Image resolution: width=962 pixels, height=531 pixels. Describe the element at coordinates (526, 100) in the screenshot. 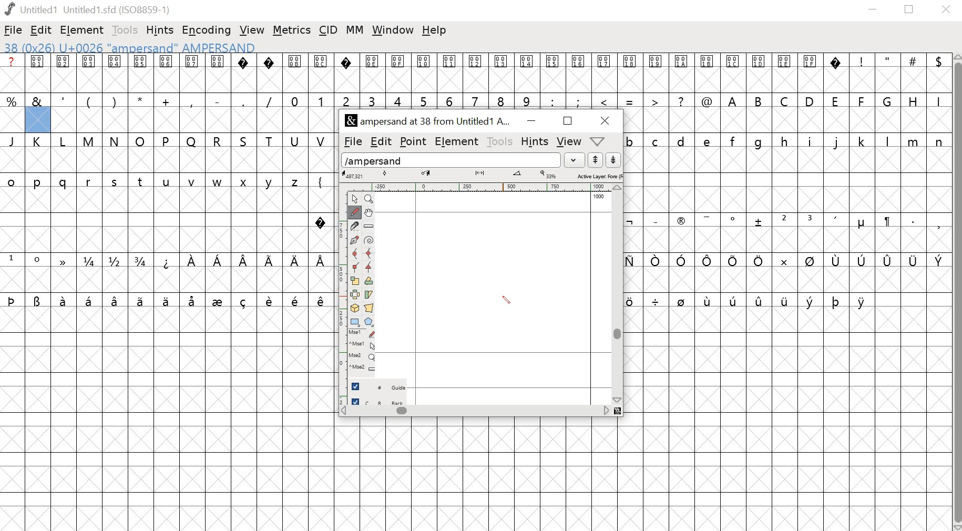

I see `9` at that location.